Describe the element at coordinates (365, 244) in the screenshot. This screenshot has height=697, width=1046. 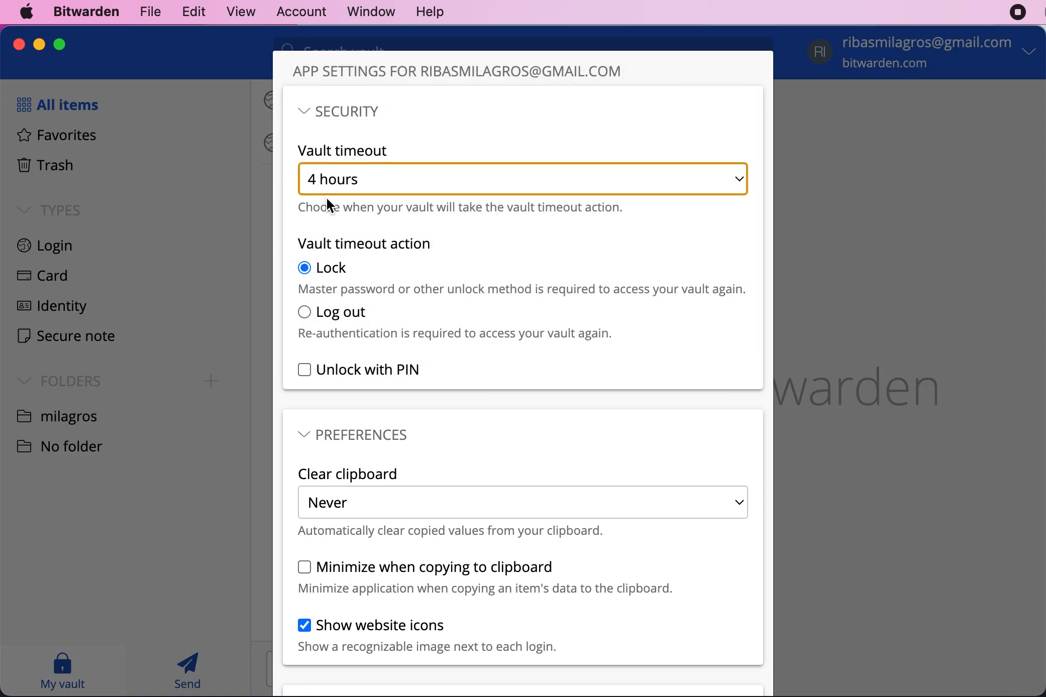
I see `vault timeout action` at that location.